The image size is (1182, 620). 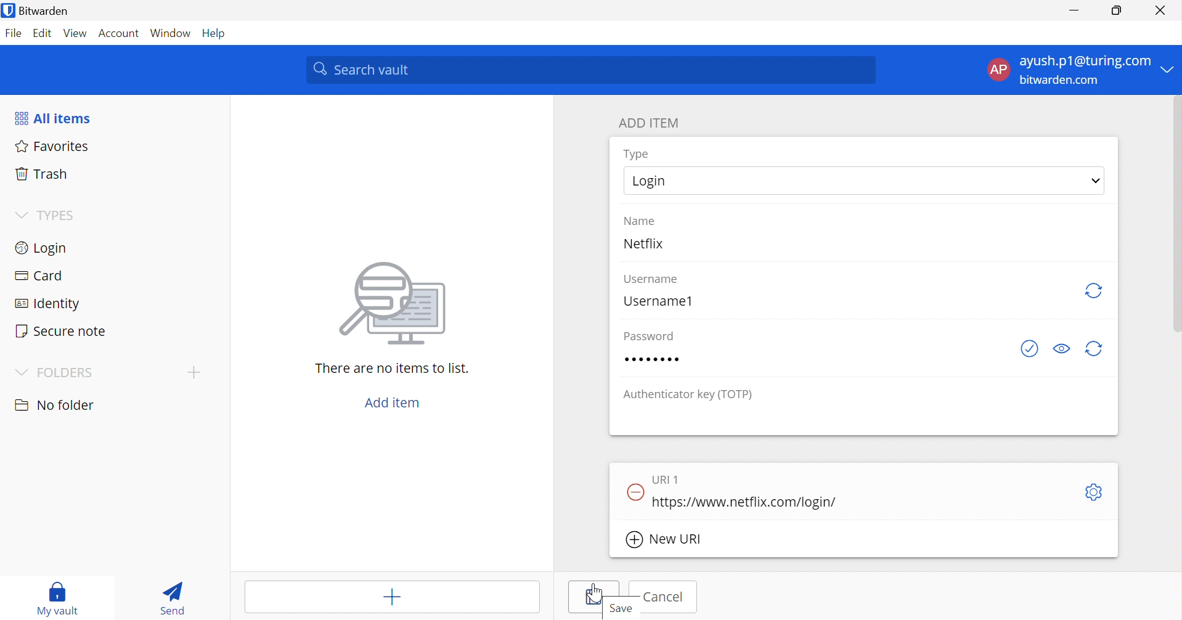 I want to click on Restore down, so click(x=1119, y=11).